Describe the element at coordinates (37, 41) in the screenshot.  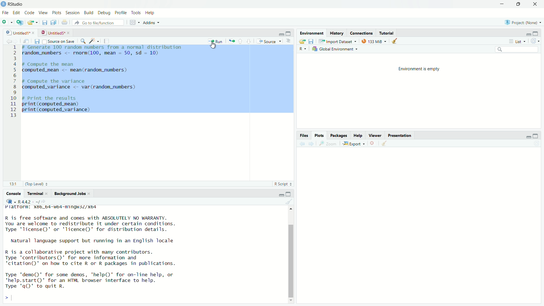
I see `save current document` at that location.